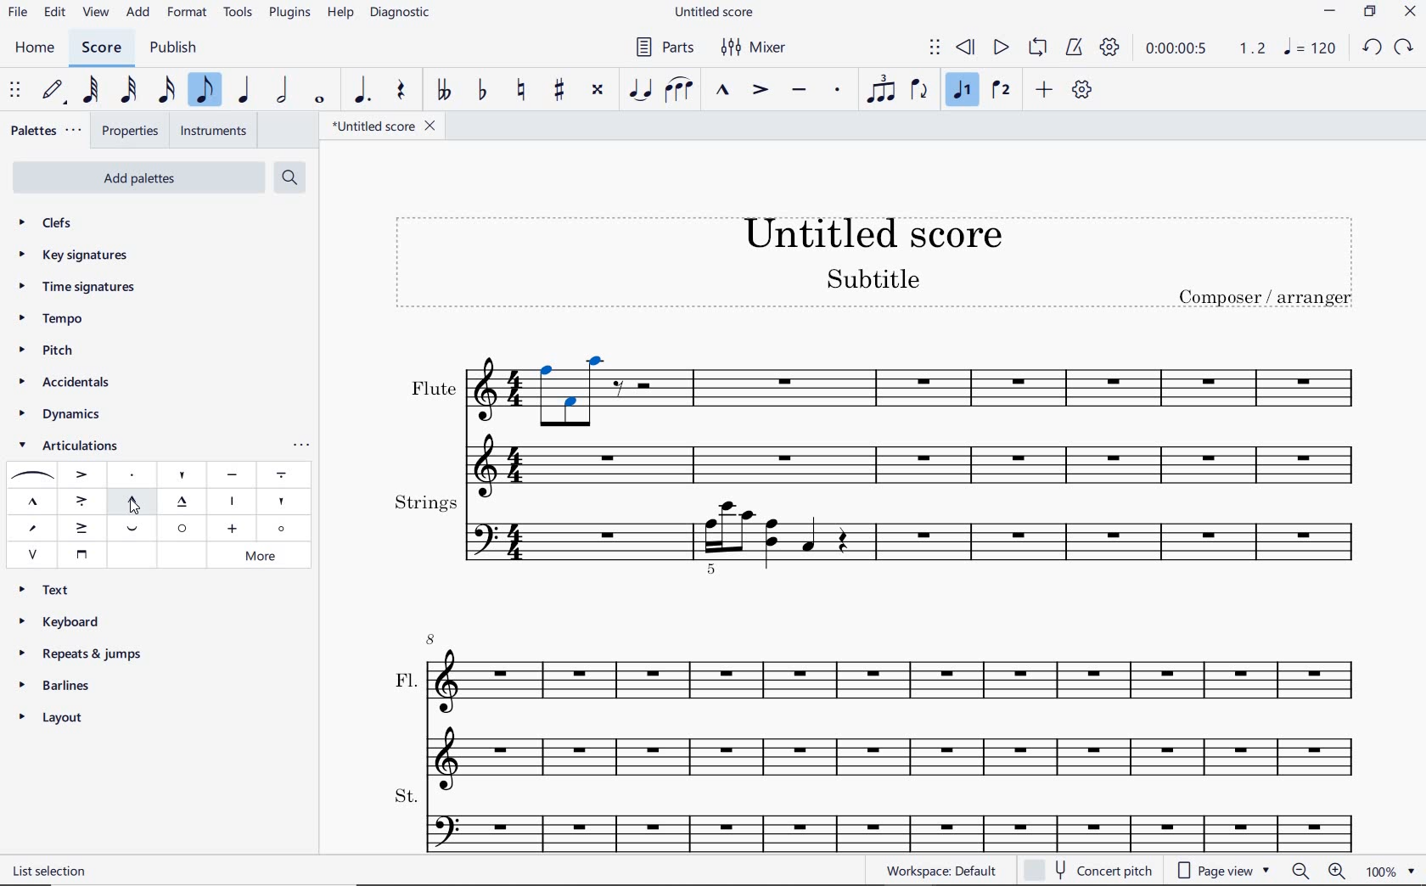  Describe the element at coordinates (1000, 91) in the screenshot. I see `VOICE 2` at that location.